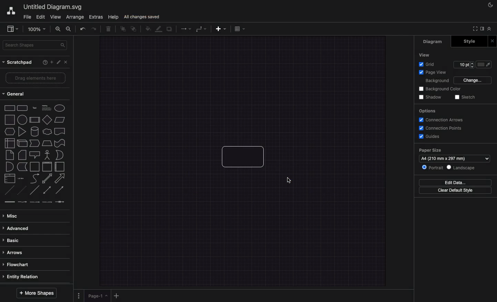 The height and width of the screenshot is (302, 497). What do you see at coordinates (428, 64) in the screenshot?
I see `Grid` at bounding box center [428, 64].